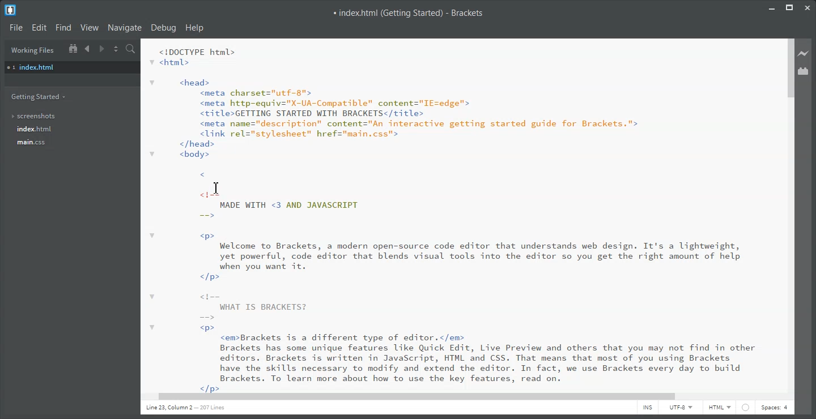 The image size is (816, 419). Describe the element at coordinates (790, 7) in the screenshot. I see `Maximize` at that location.